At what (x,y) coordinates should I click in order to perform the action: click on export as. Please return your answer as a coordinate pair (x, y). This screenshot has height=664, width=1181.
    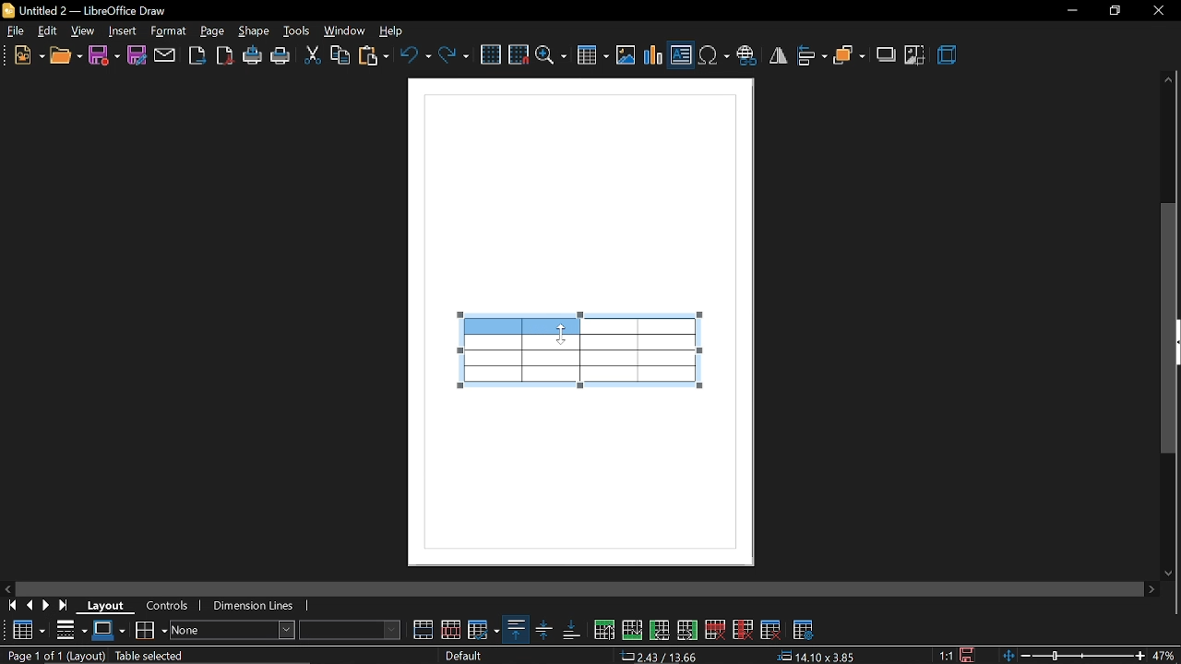
    Looking at the image, I should click on (197, 56).